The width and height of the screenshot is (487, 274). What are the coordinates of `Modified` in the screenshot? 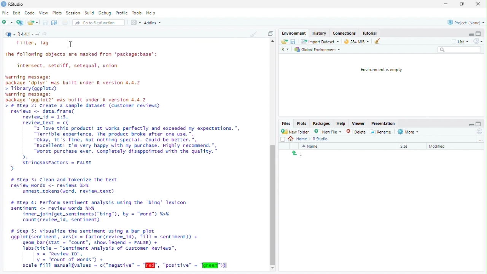 It's located at (439, 147).